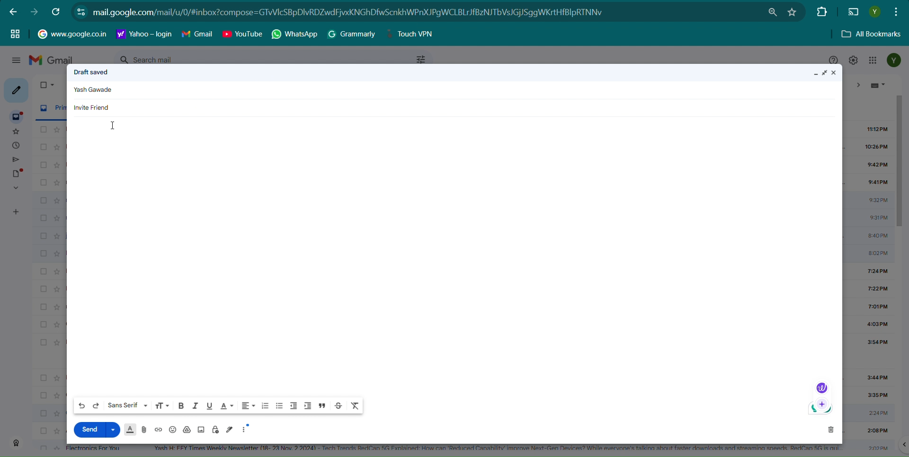 Image resolution: width=909 pixels, height=457 pixels. Describe the element at coordinates (322, 405) in the screenshot. I see `Quote` at that location.